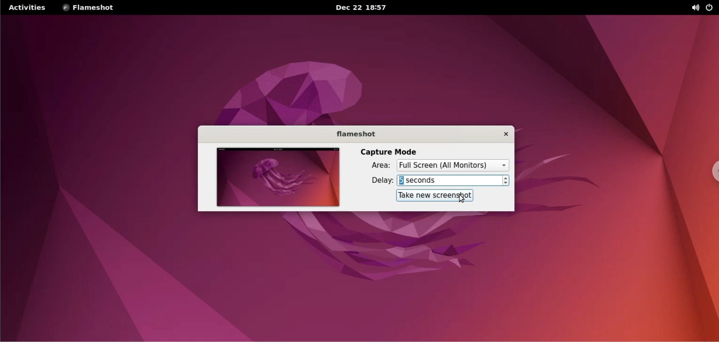  I want to click on 5 seconds, so click(450, 180).